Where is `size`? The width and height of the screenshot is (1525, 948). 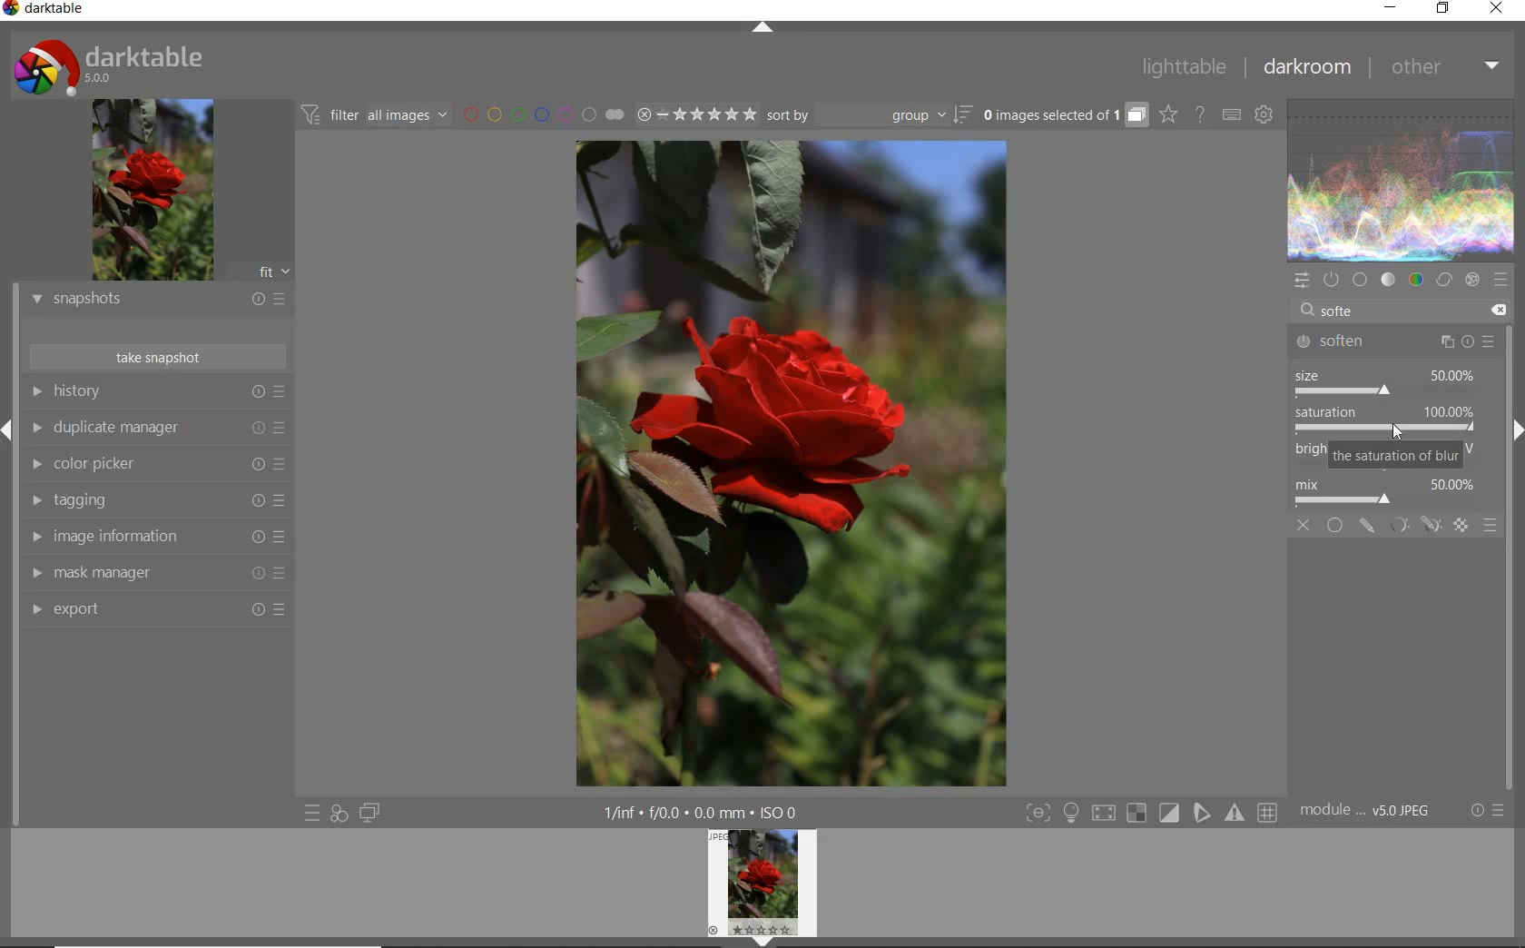
size is located at coordinates (1386, 382).